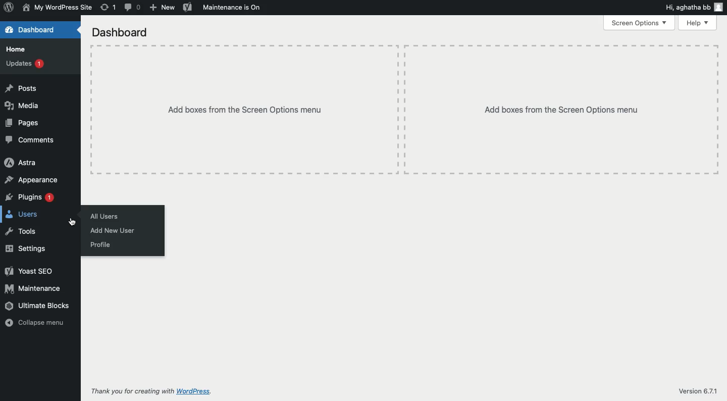  Describe the element at coordinates (23, 124) in the screenshot. I see `Pages` at that location.